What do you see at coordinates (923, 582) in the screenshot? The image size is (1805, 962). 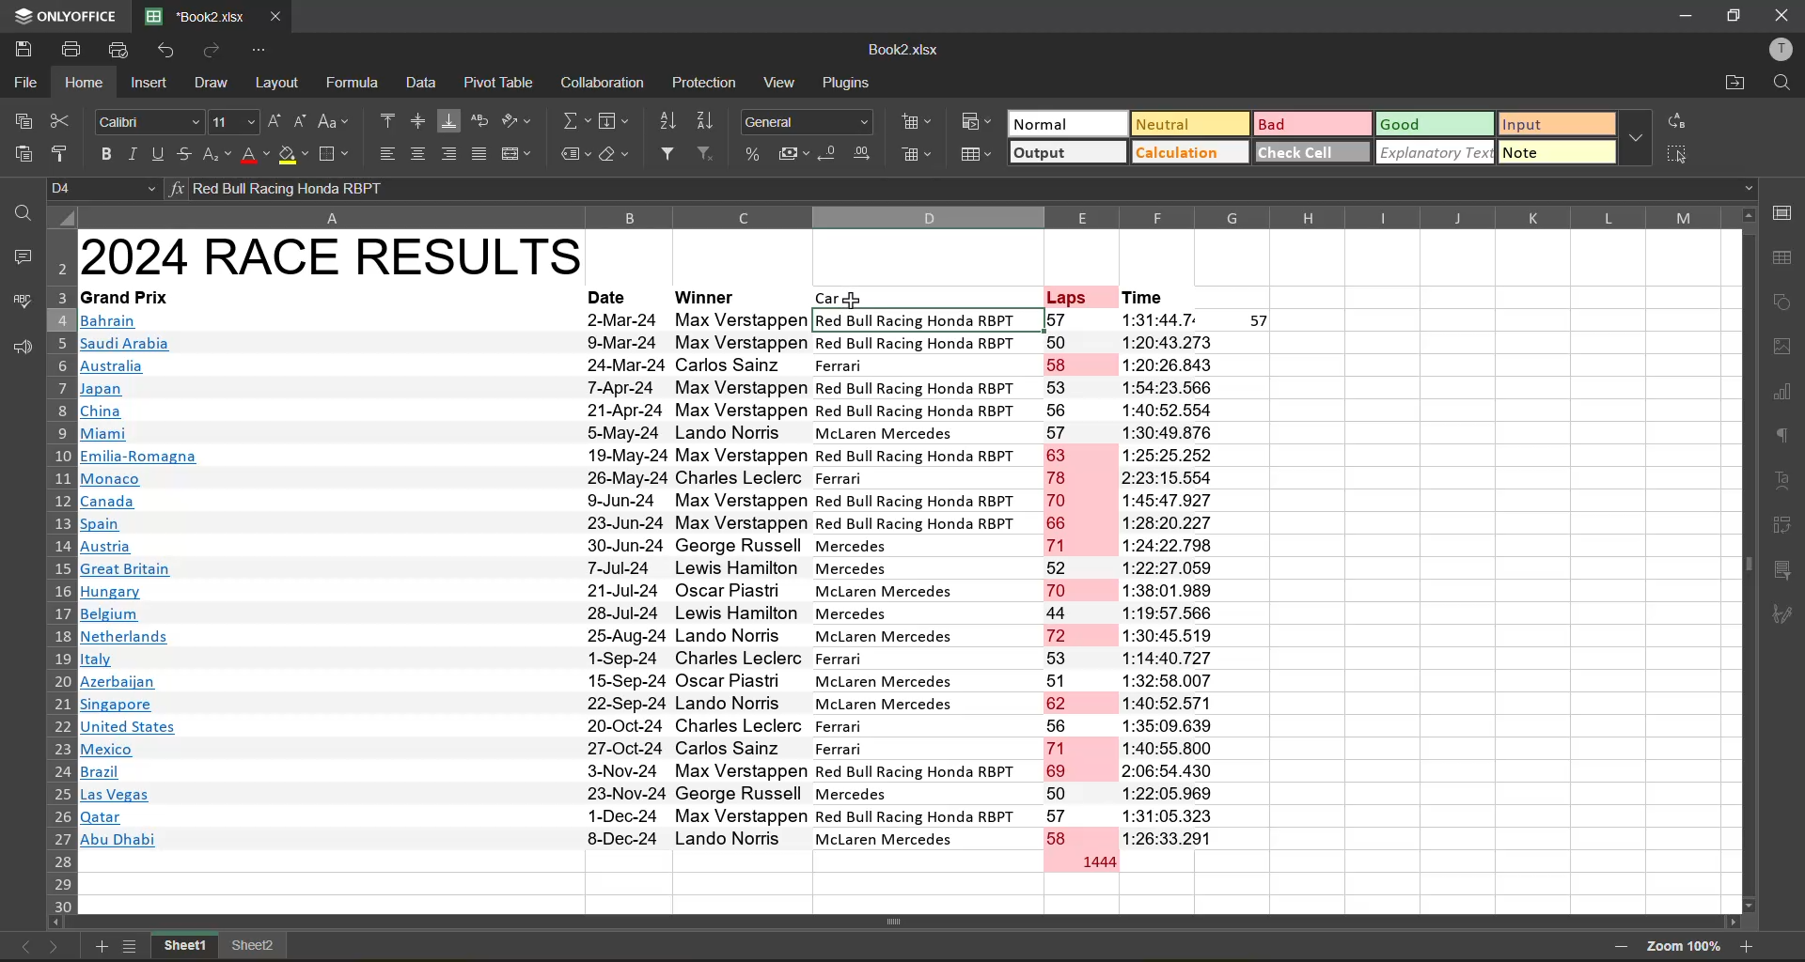 I see `Car names` at bounding box center [923, 582].